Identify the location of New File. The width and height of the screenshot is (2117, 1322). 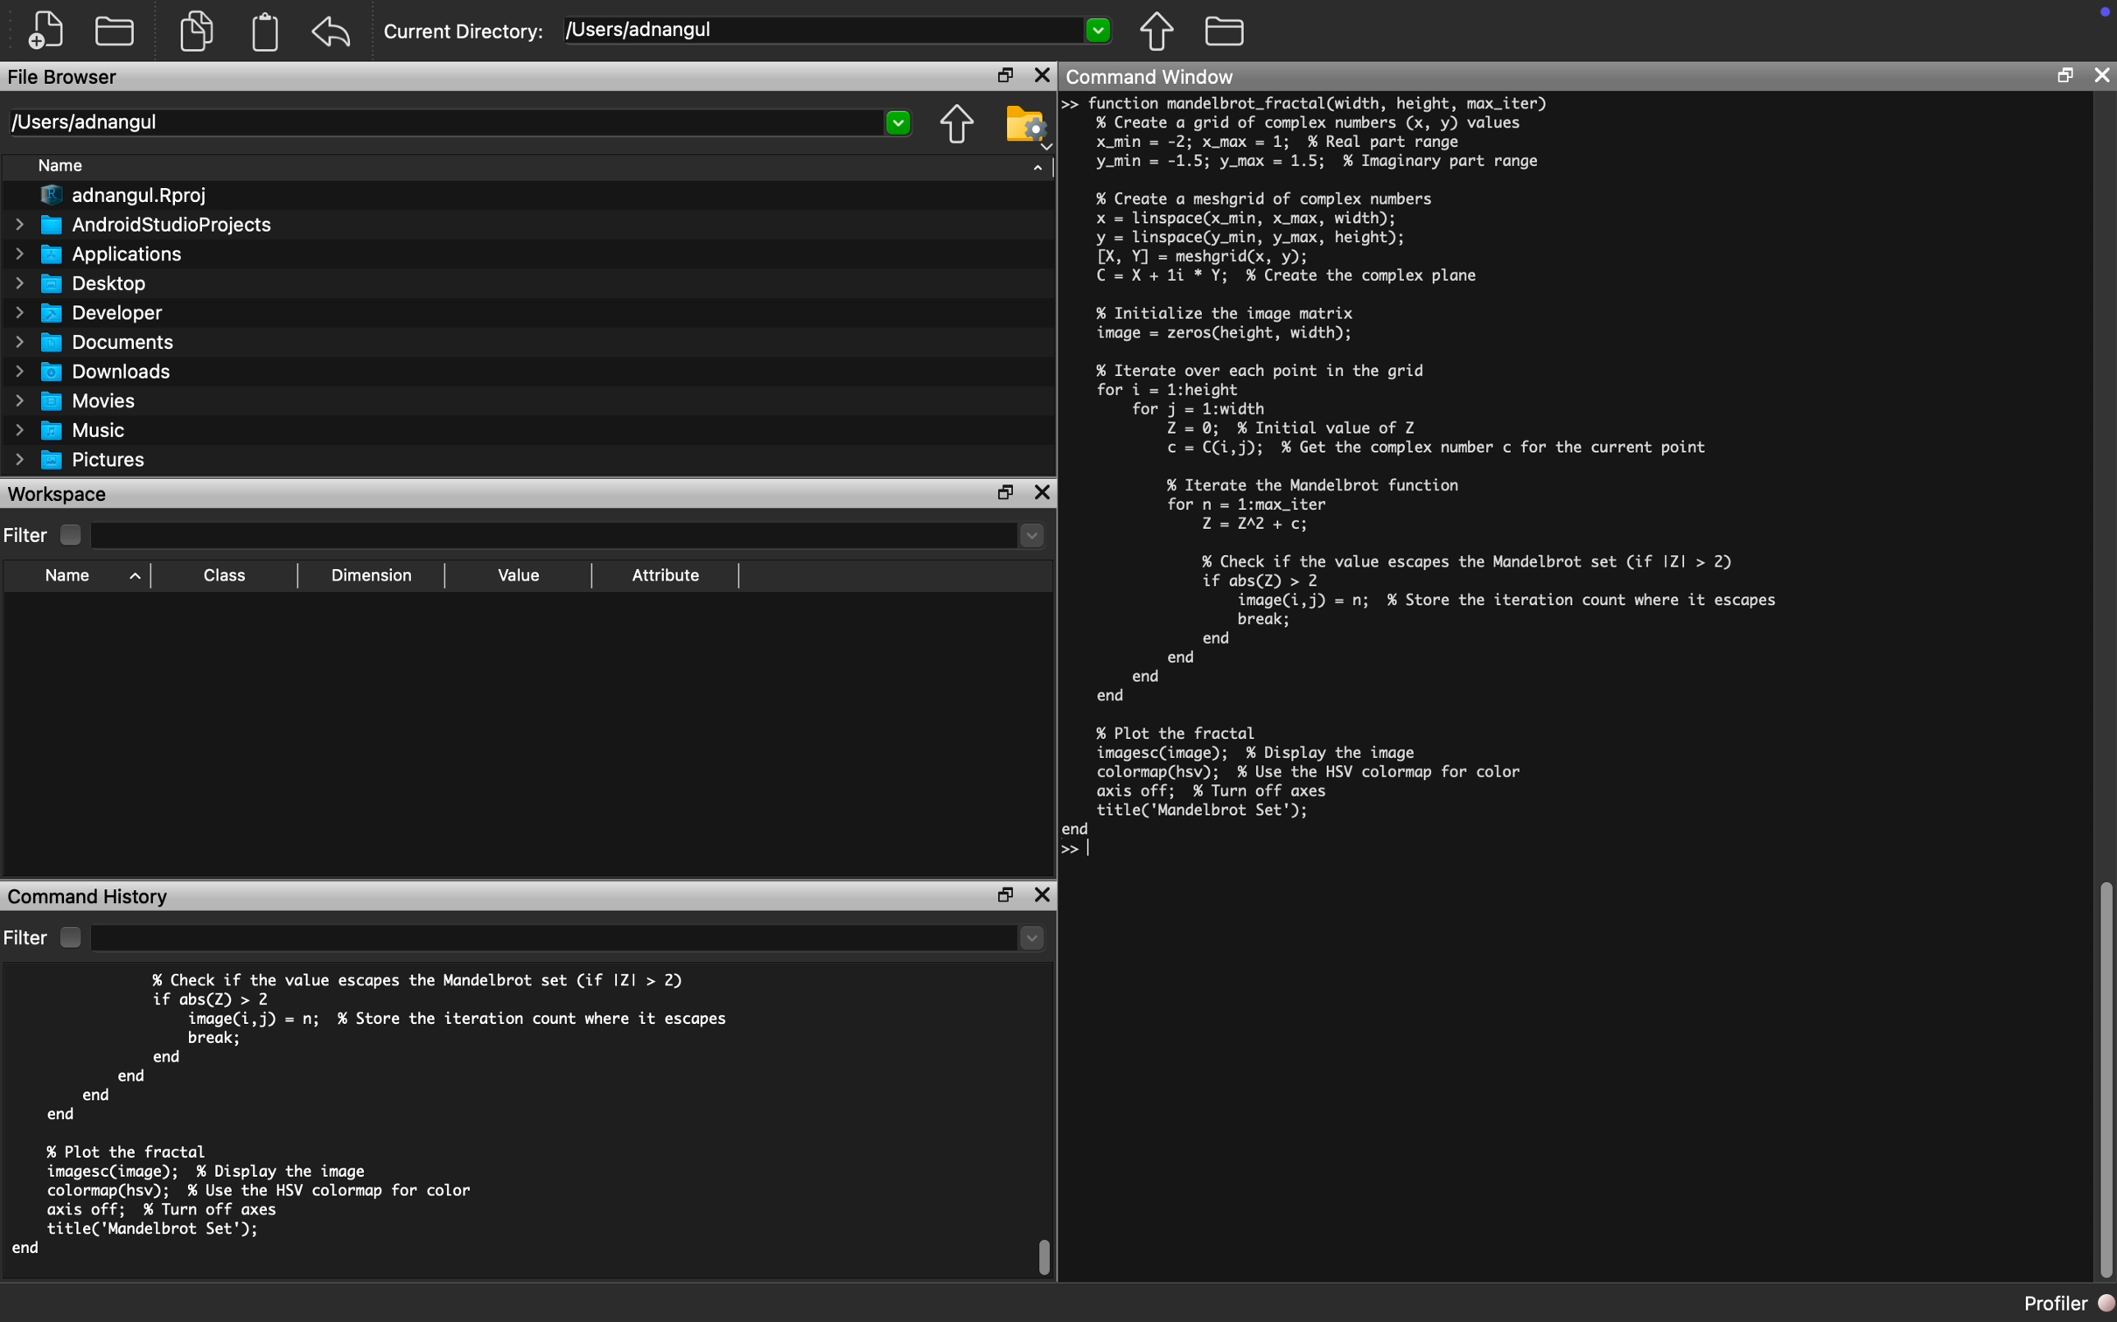
(45, 32).